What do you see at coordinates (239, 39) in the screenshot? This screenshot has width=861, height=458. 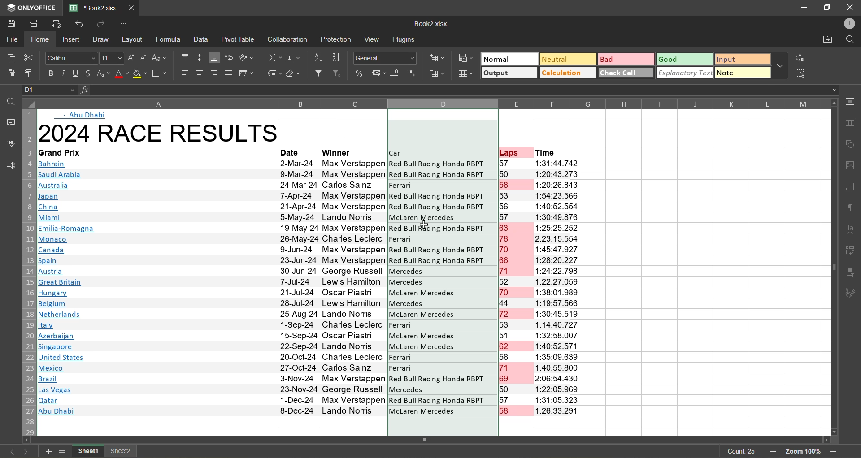 I see `pivot table` at bounding box center [239, 39].